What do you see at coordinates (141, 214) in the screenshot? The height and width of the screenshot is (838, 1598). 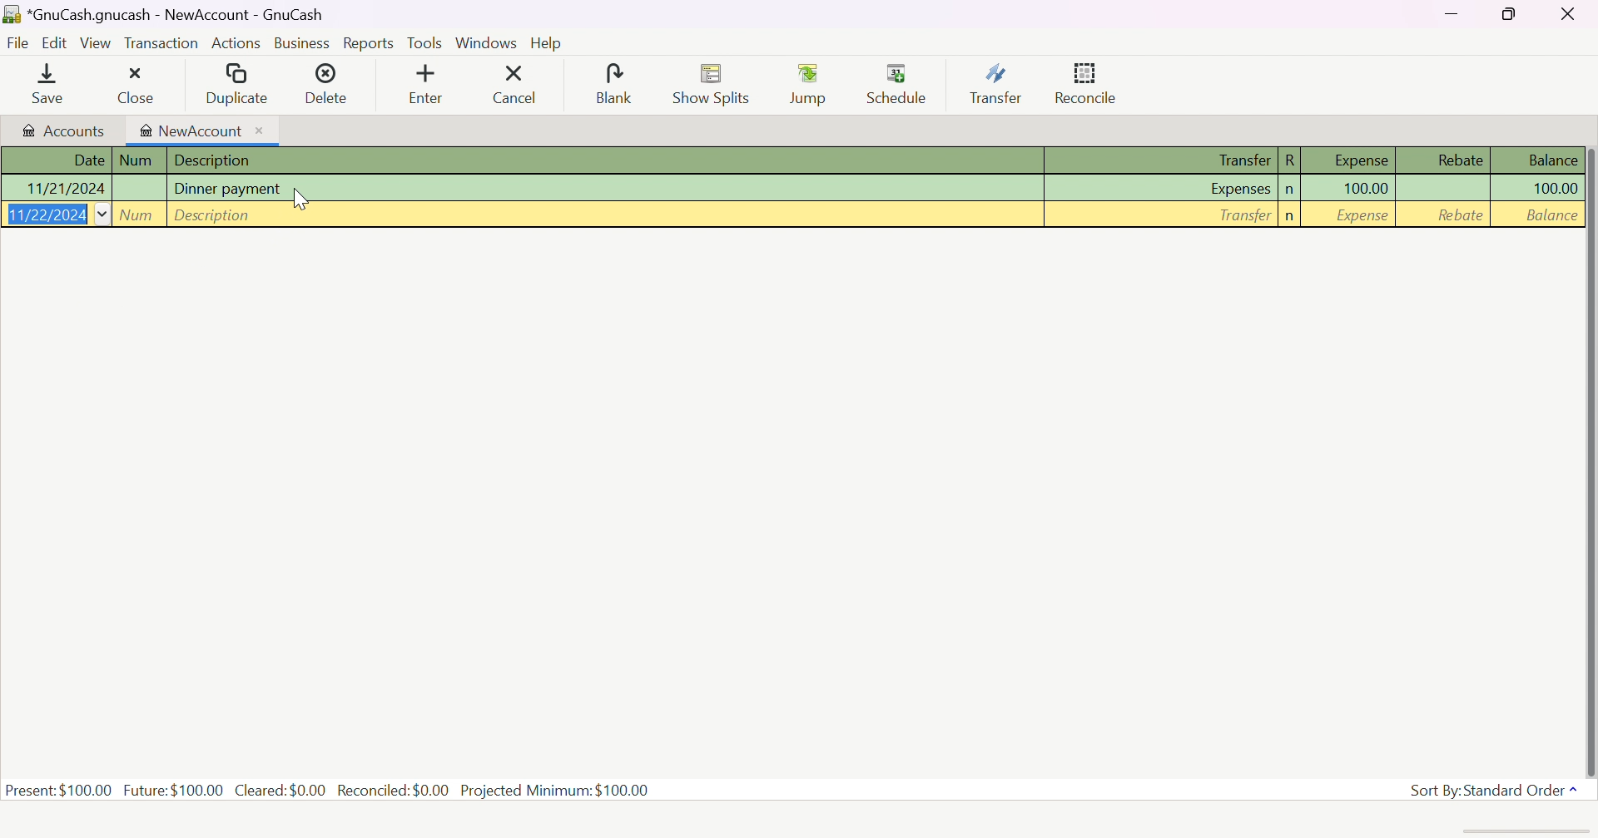 I see `Num` at bounding box center [141, 214].